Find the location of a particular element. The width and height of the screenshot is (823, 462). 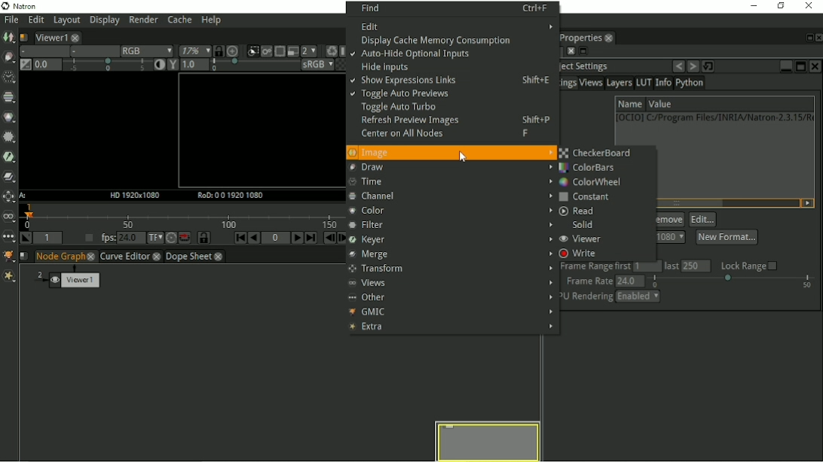

Restore default value is located at coordinates (710, 65).